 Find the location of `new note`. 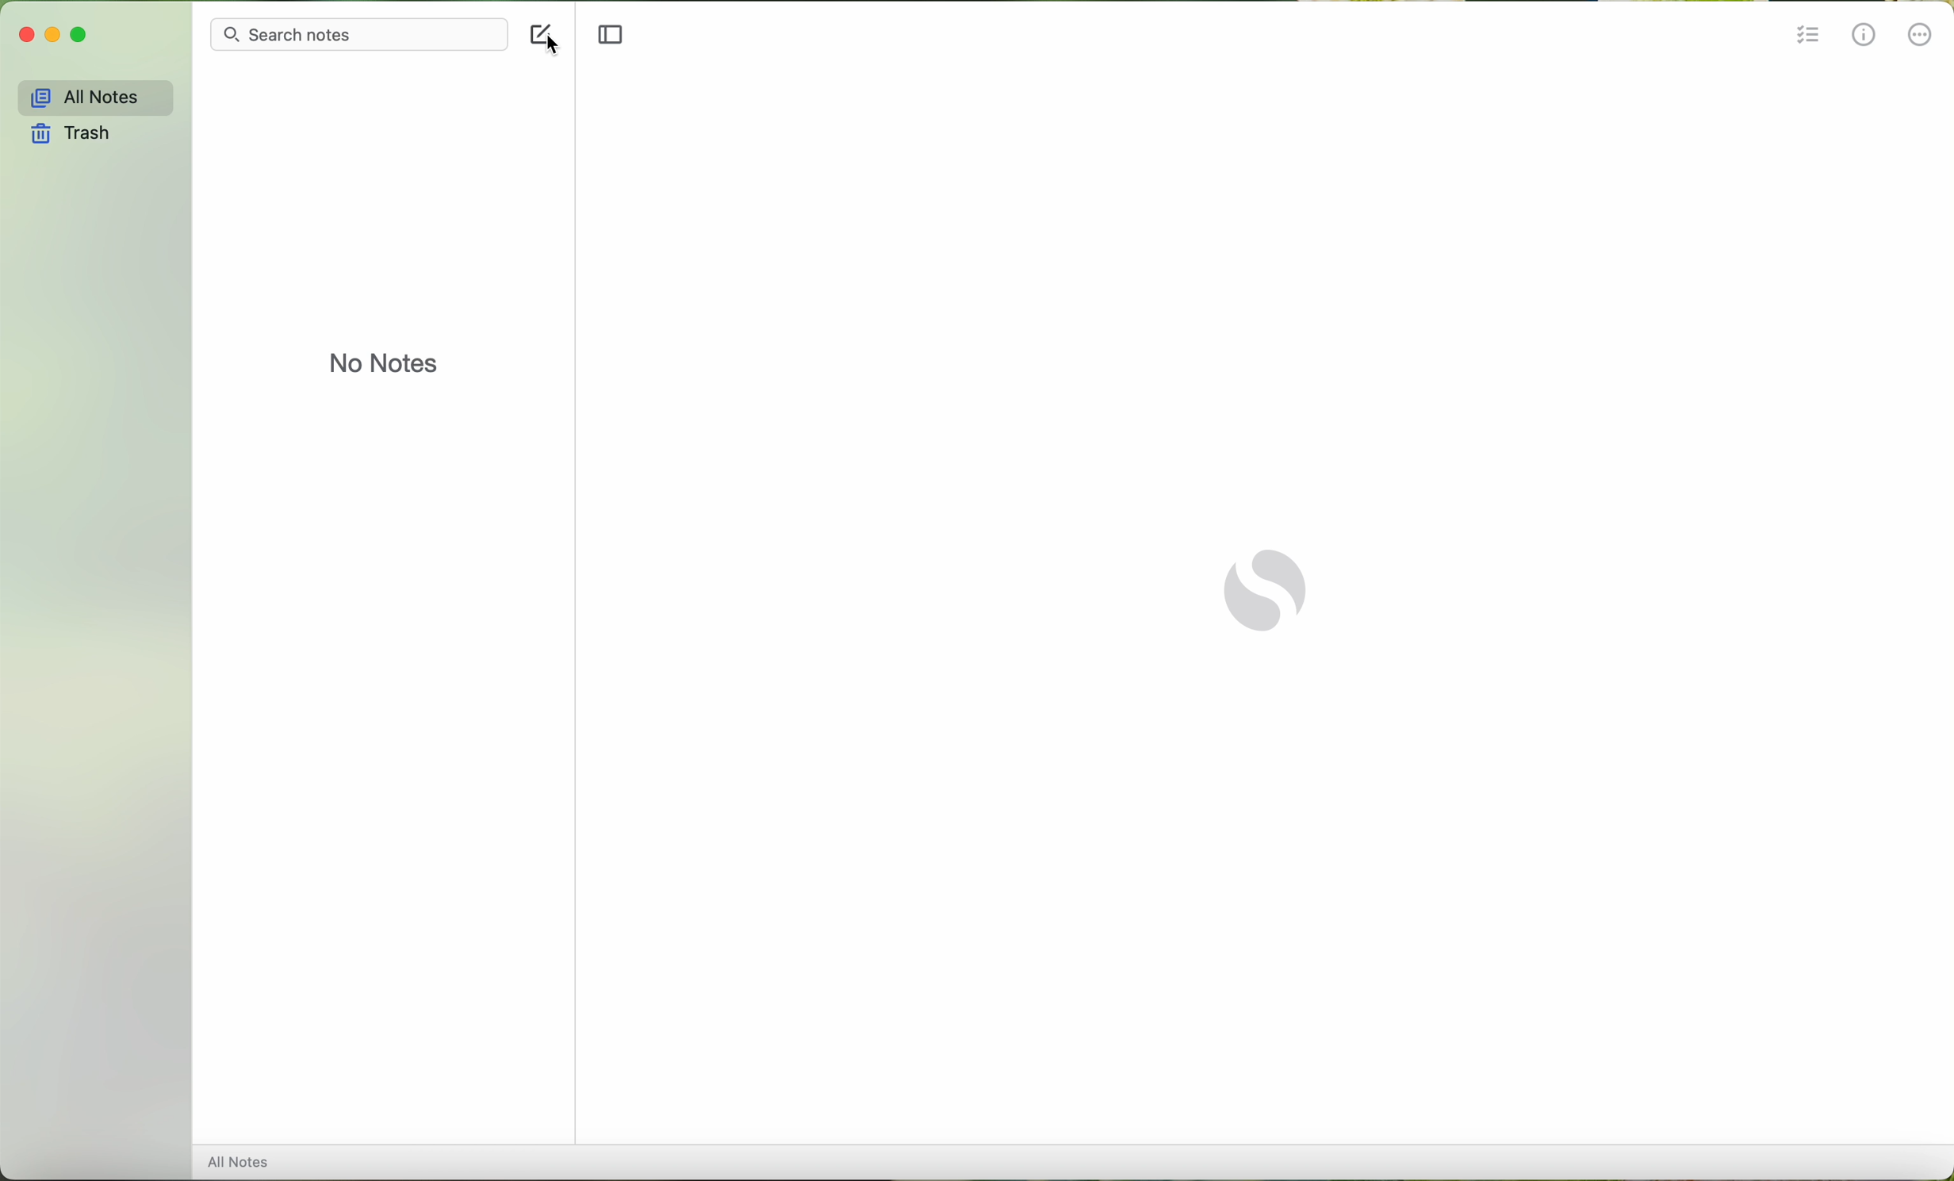

new note is located at coordinates (534, 34).